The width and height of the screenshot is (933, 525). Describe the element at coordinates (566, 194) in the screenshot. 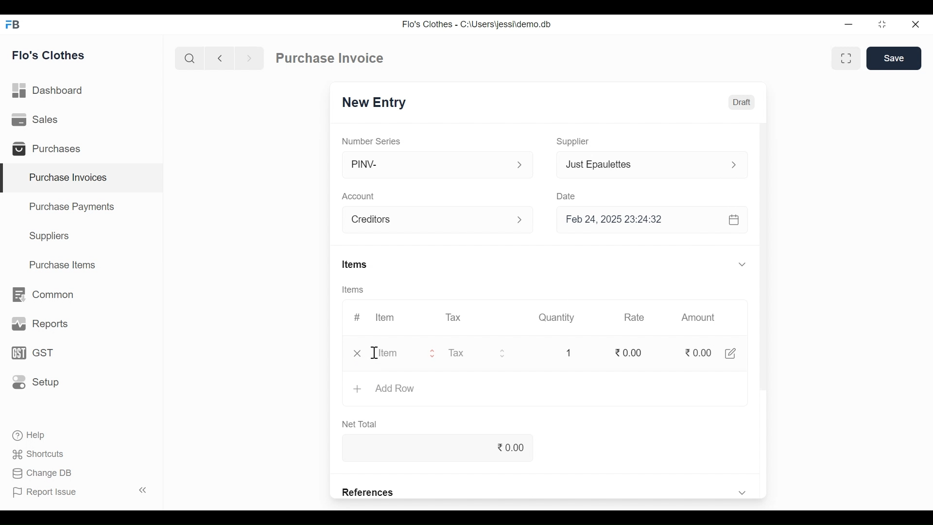

I see `Date` at that location.